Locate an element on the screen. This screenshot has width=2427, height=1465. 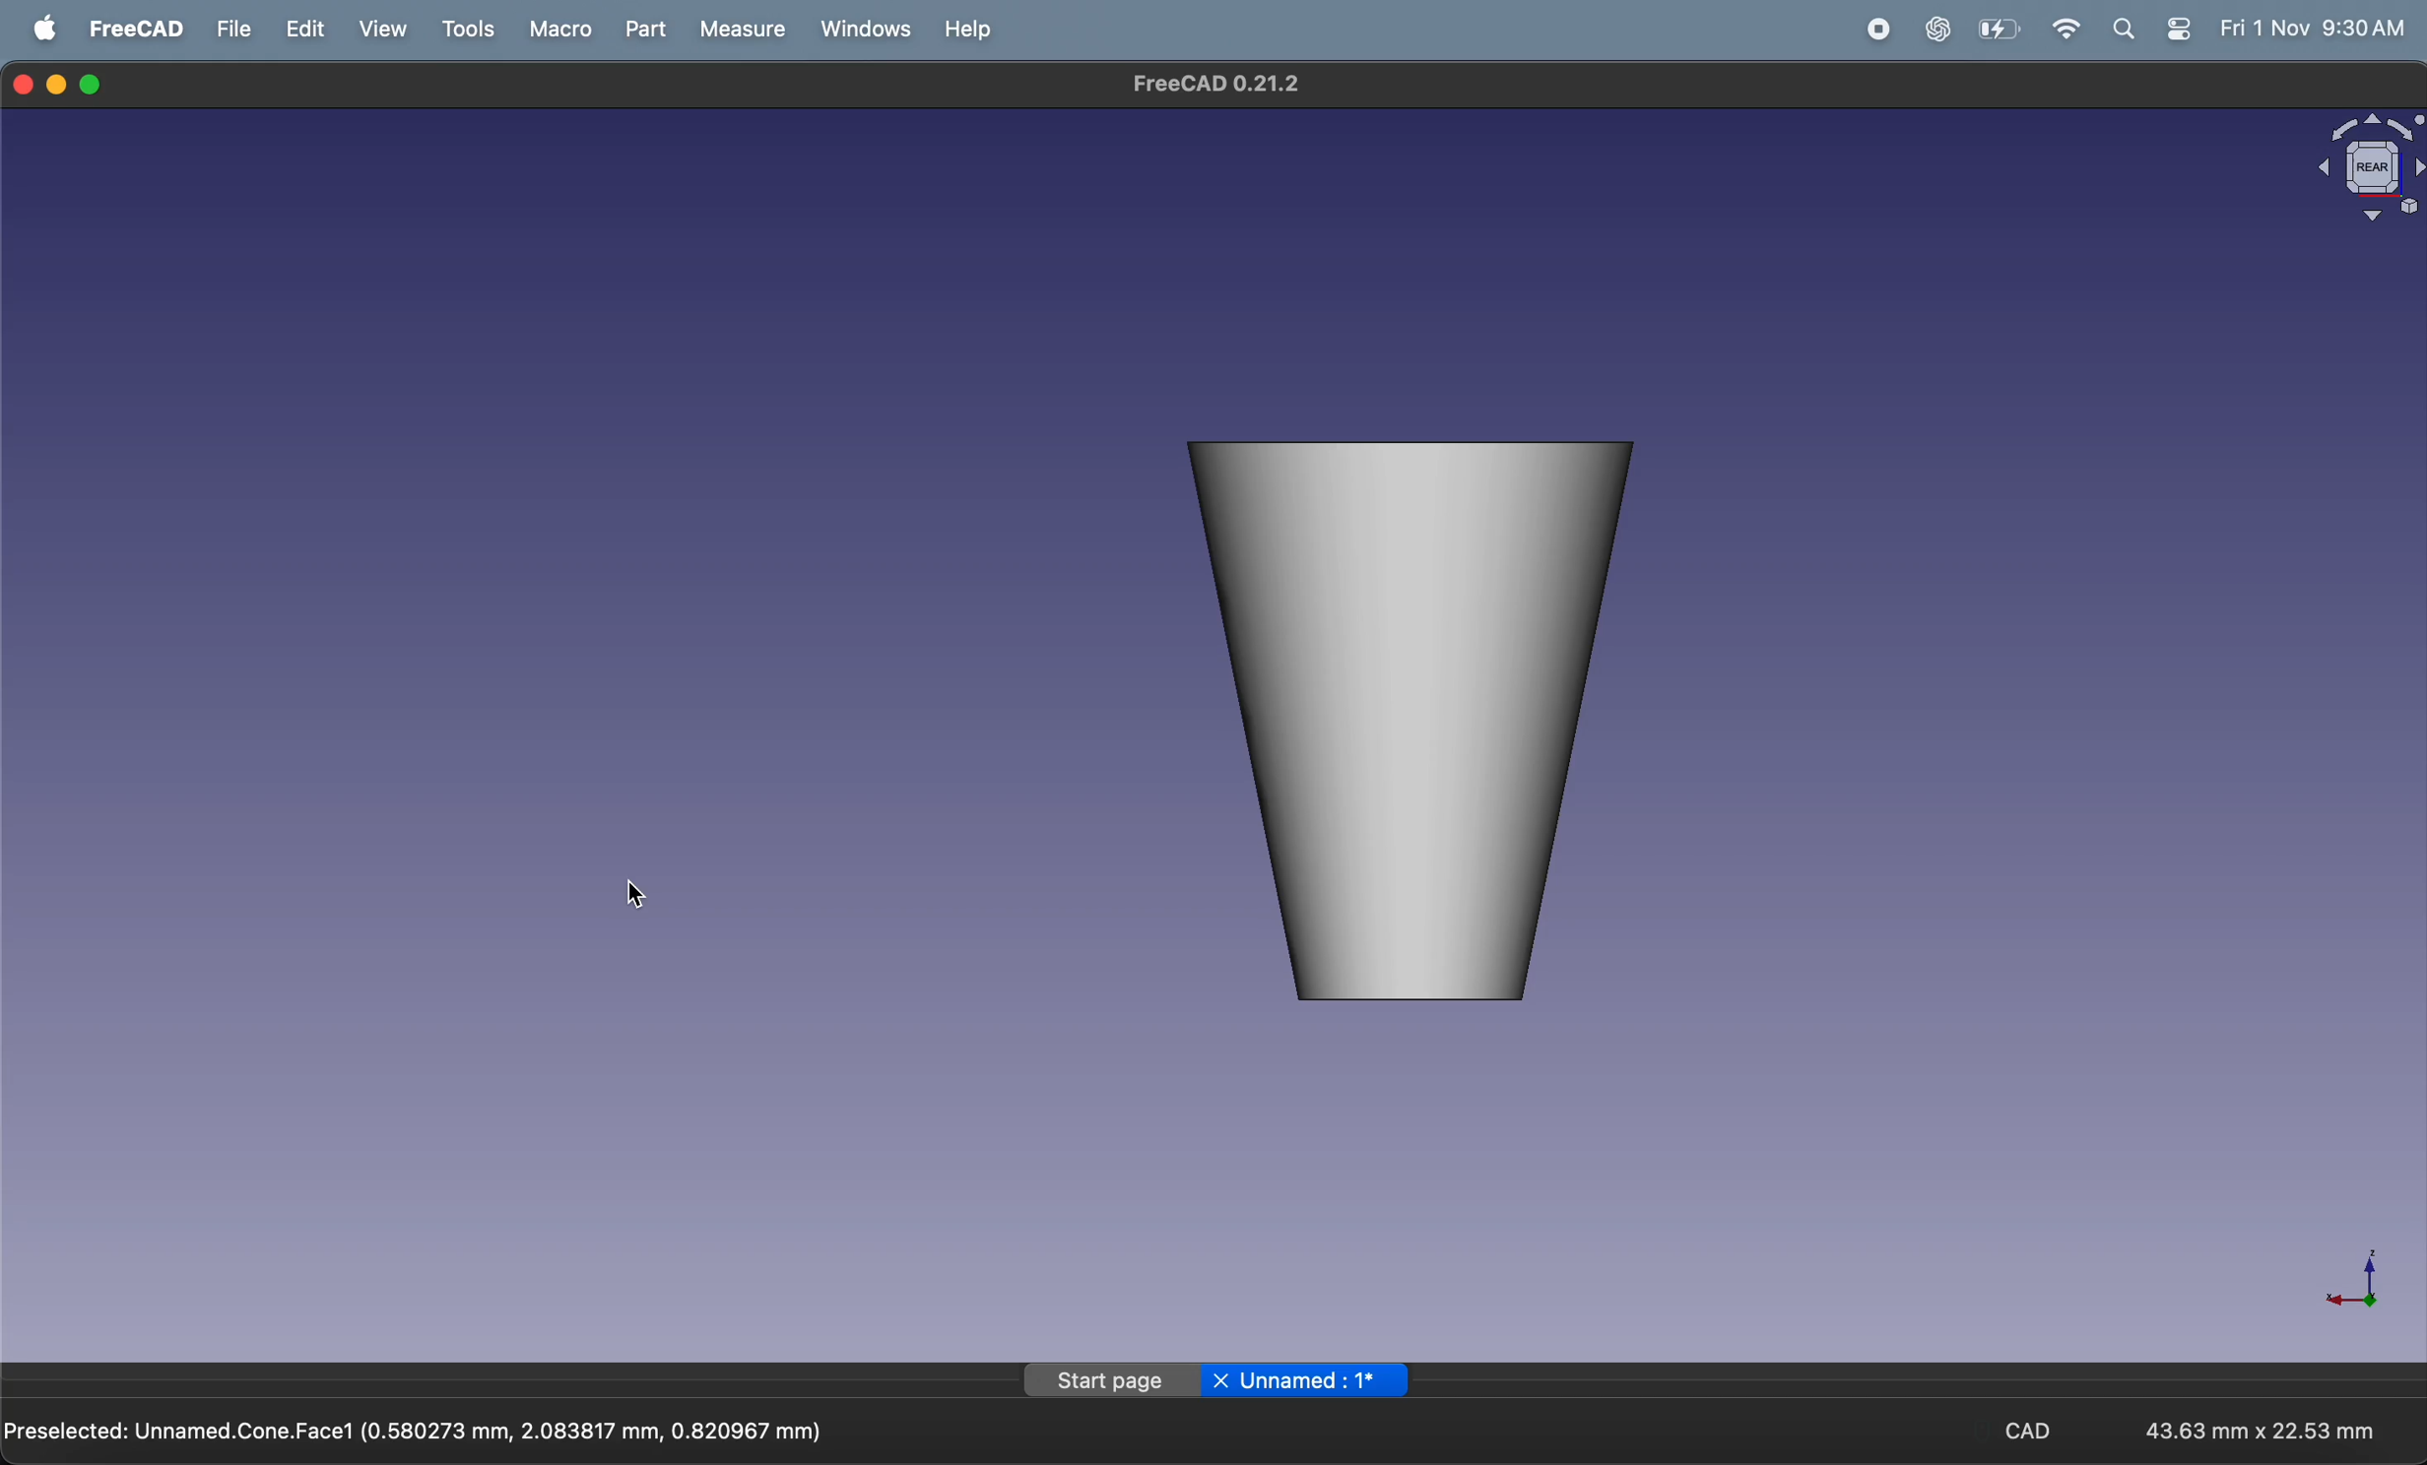
help is located at coordinates (965, 30).